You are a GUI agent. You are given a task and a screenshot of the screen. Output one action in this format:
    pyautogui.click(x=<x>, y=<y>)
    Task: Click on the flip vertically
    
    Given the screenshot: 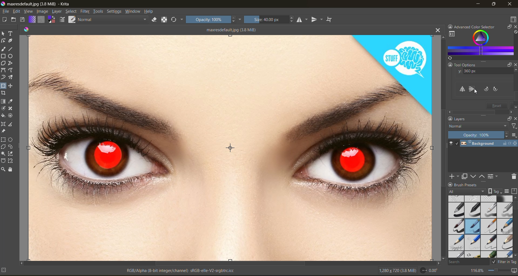 What is the action you would take?
    pyautogui.click(x=472, y=89)
    